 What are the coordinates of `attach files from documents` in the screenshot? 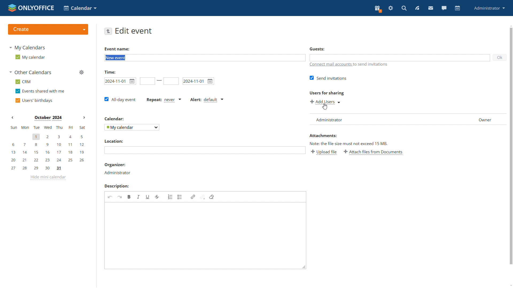 It's located at (373, 152).